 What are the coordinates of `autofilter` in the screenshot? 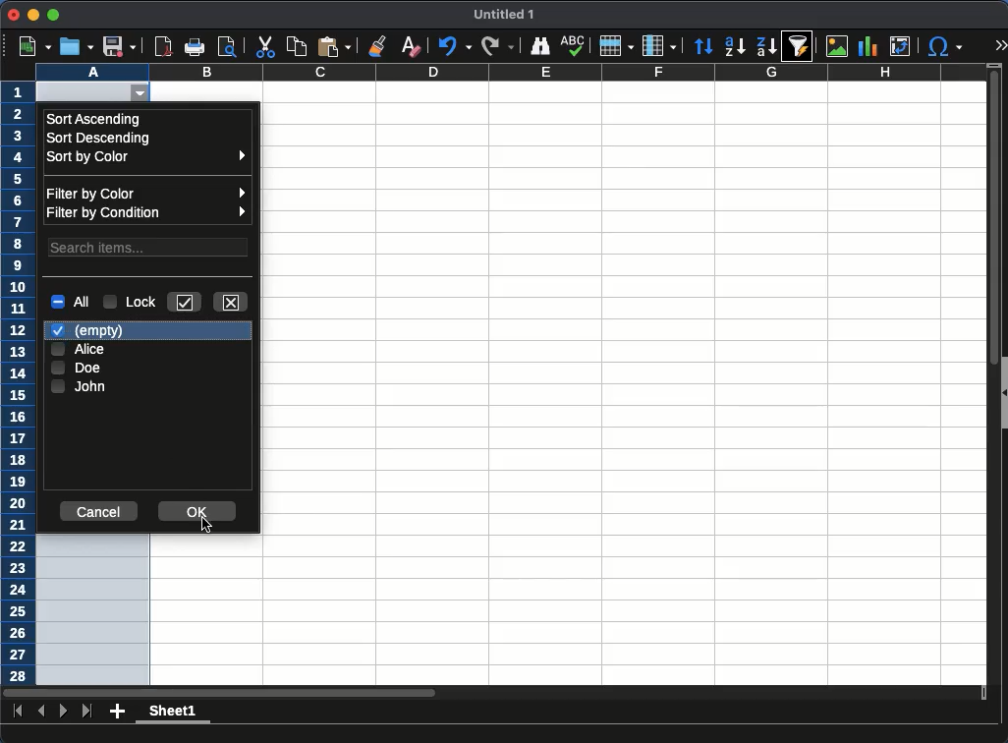 It's located at (144, 94).